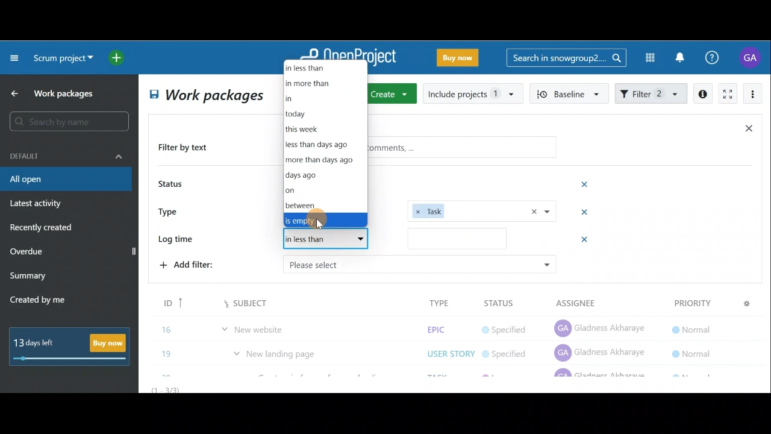  Describe the element at coordinates (305, 204) in the screenshot. I see `between` at that location.